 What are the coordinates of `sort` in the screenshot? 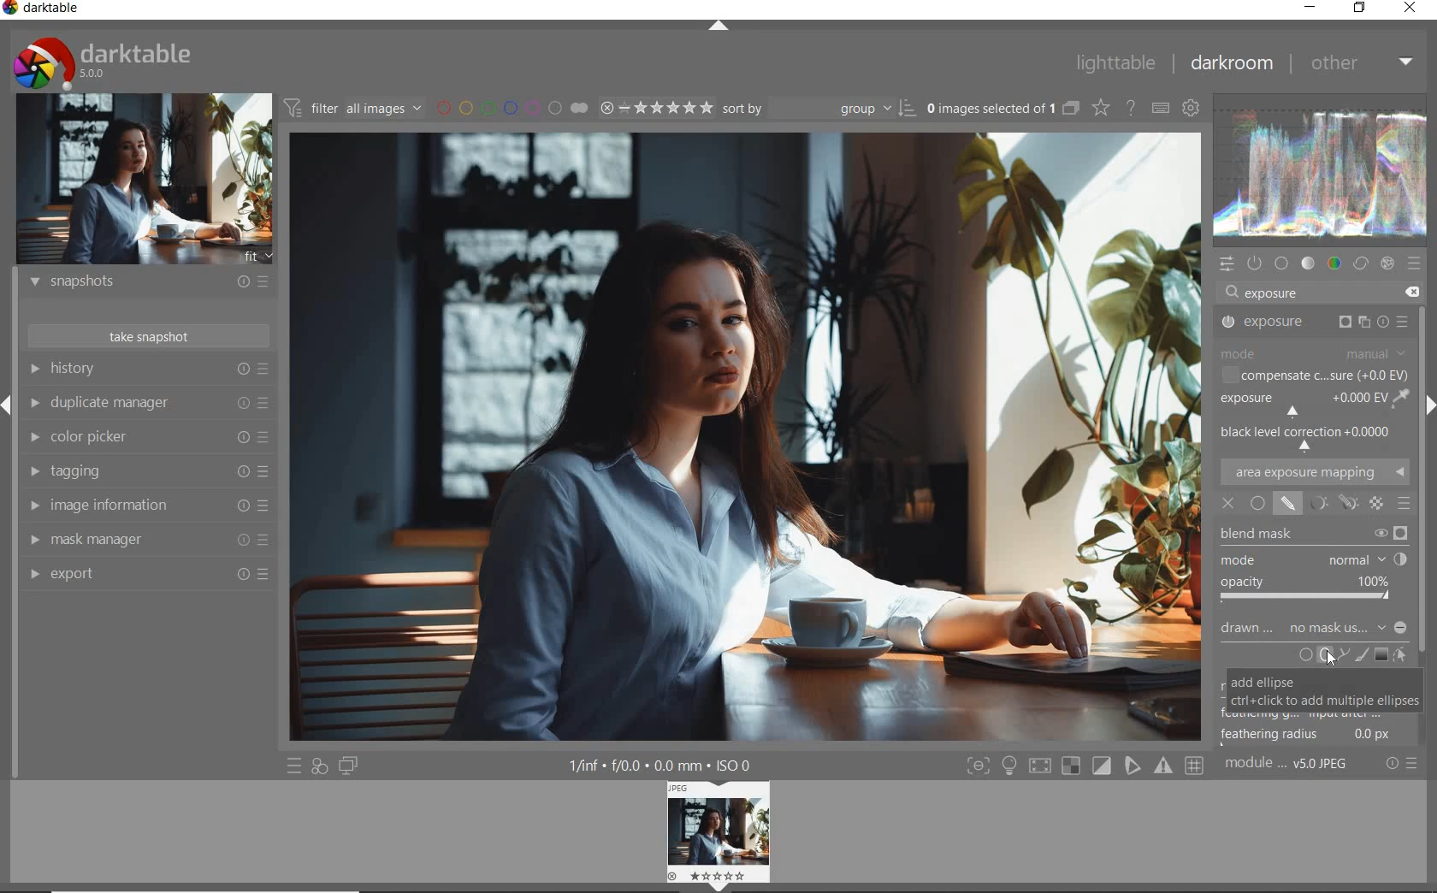 It's located at (816, 109).